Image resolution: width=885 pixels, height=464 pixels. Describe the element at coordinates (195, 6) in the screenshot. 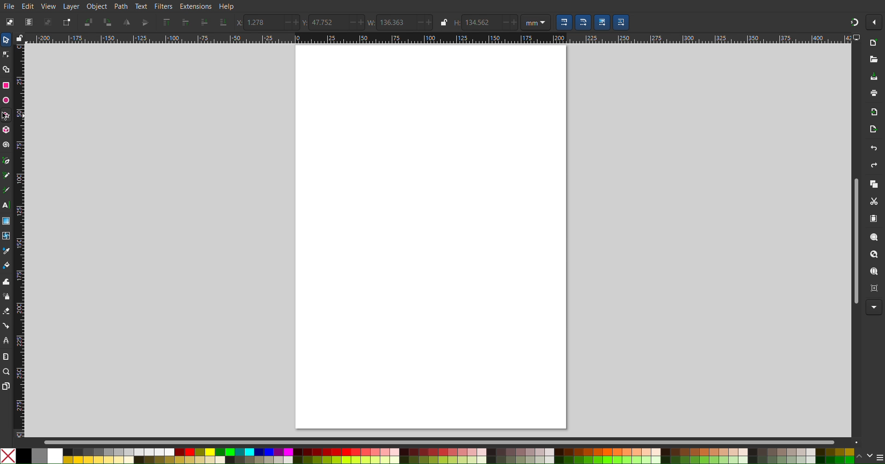

I see `Extensions` at that location.